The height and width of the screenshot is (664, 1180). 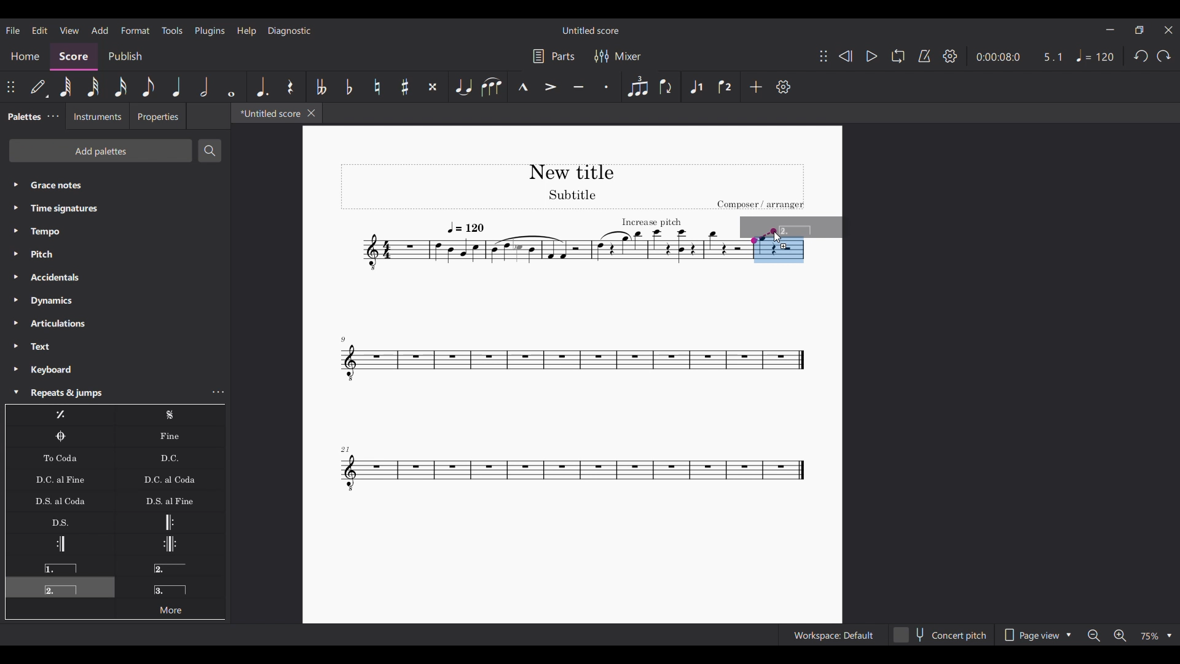 I want to click on Add menu, so click(x=100, y=30).